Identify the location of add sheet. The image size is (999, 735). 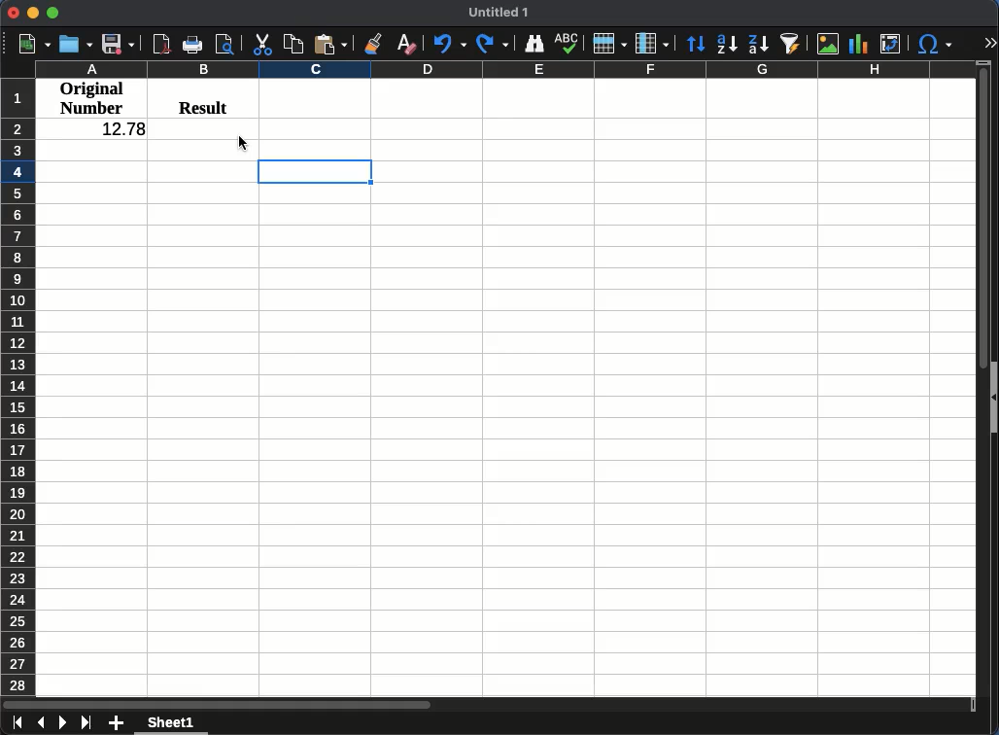
(117, 722).